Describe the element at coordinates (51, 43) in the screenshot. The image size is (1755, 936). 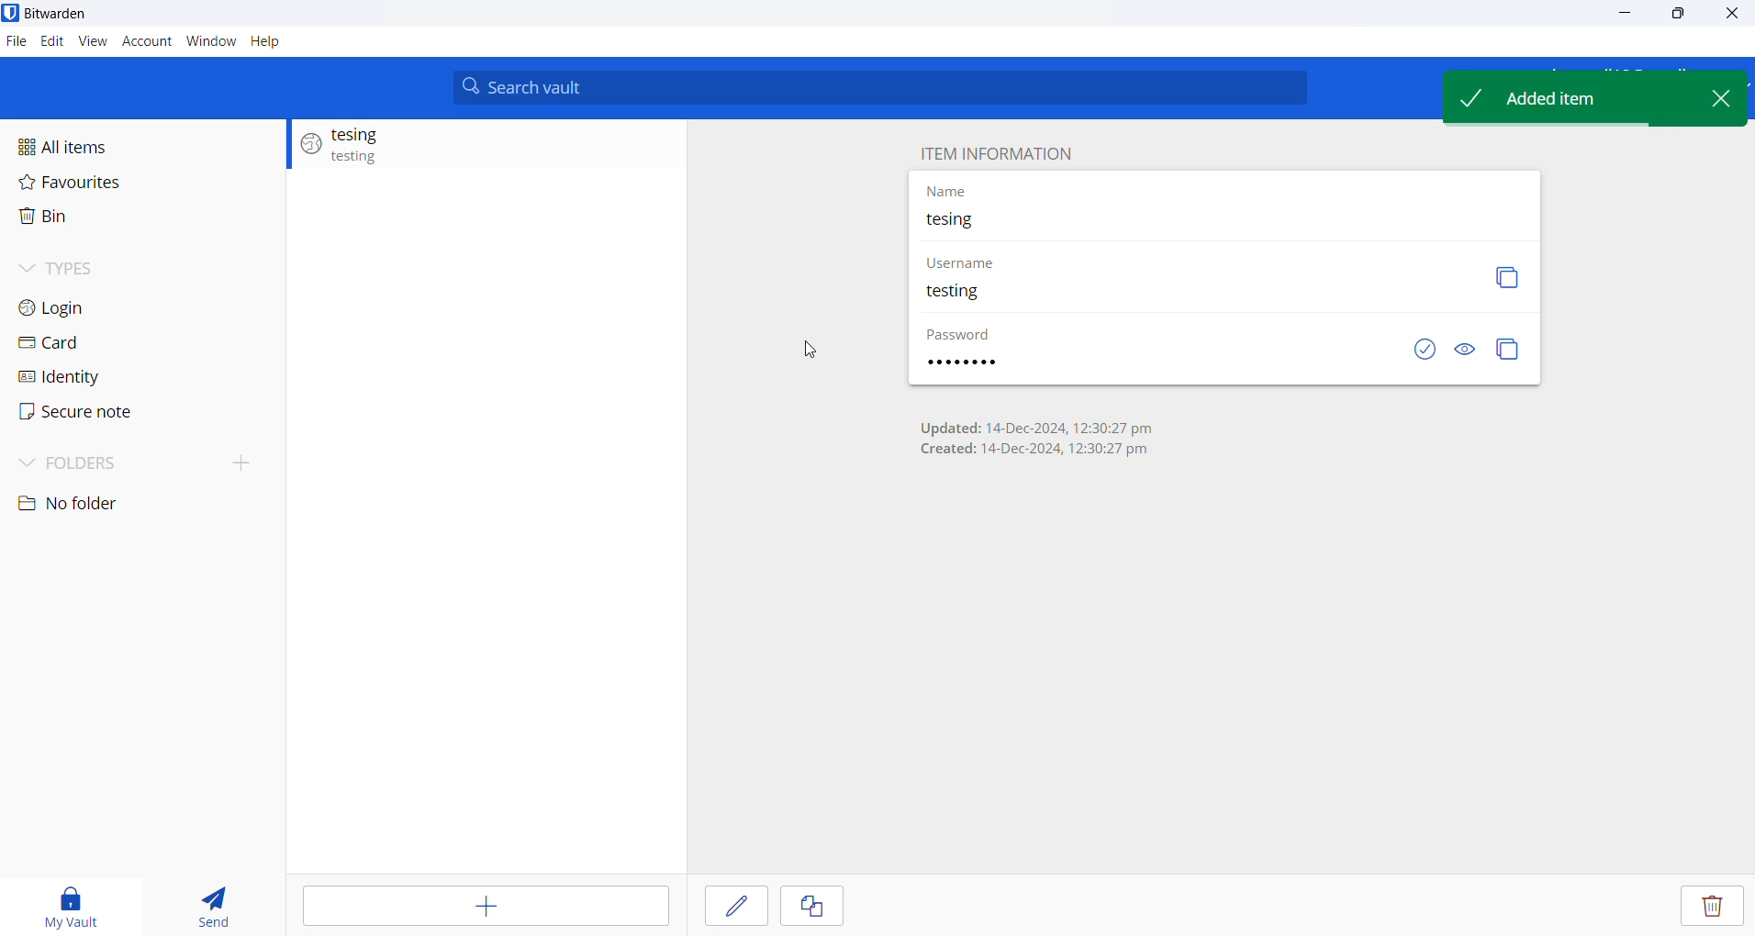
I see `edit` at that location.